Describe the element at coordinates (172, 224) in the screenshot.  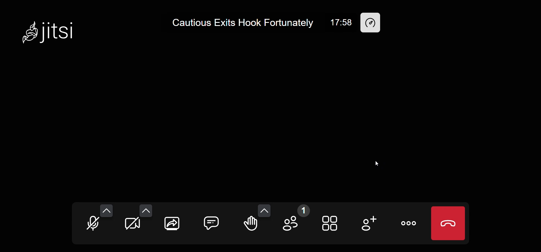
I see `screen share` at that location.